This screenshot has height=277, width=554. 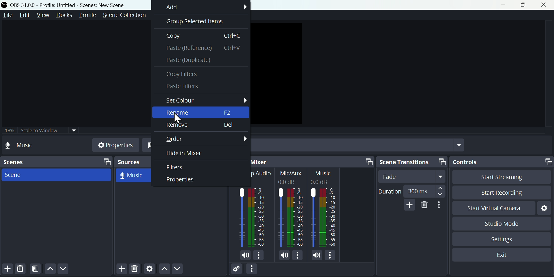 I want to click on Felters, so click(x=36, y=269).